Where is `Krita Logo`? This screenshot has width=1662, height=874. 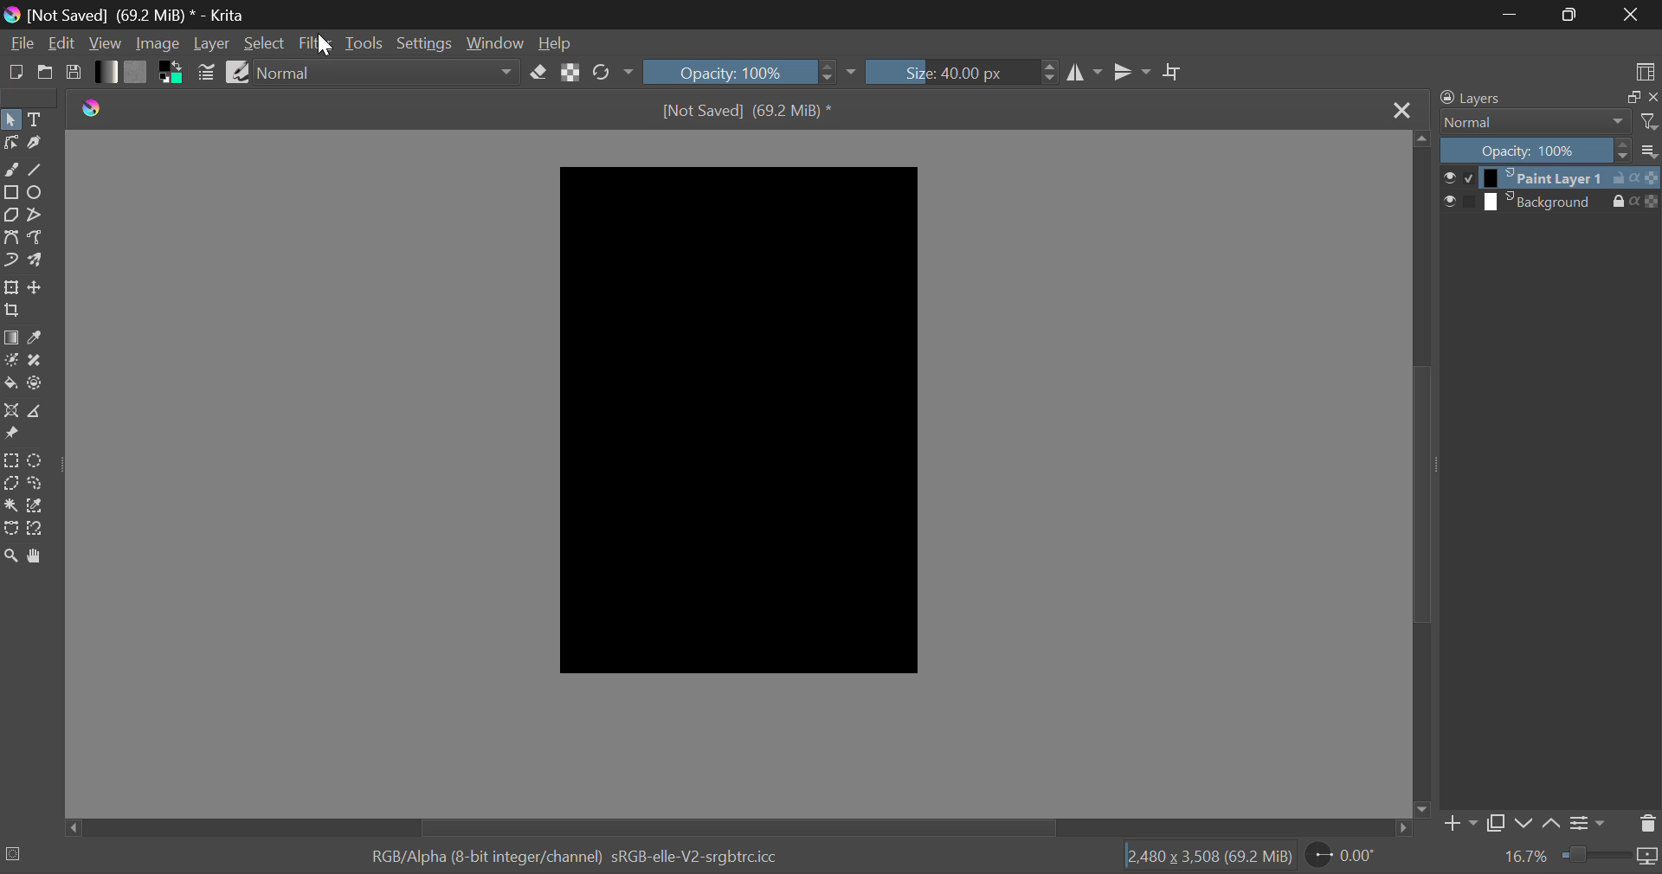 Krita Logo is located at coordinates (93, 106).